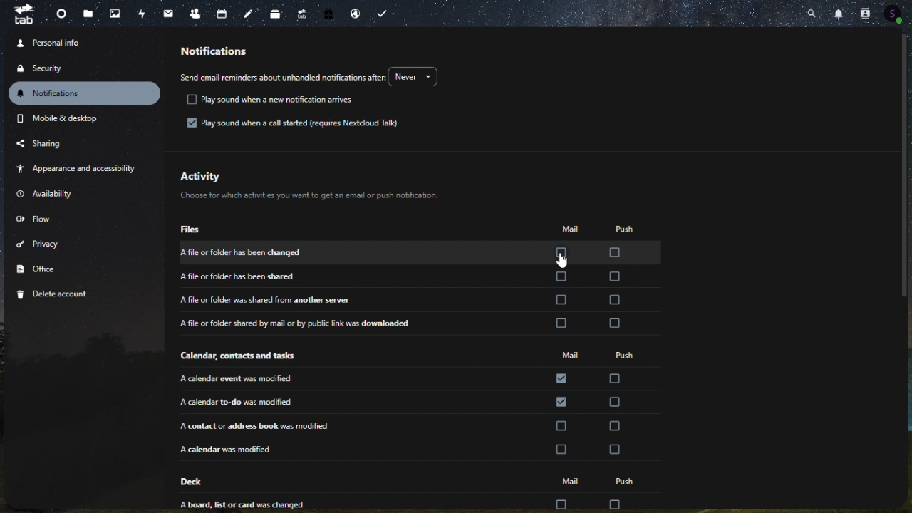 The height and width of the screenshot is (513, 912). I want to click on notification, so click(213, 51).